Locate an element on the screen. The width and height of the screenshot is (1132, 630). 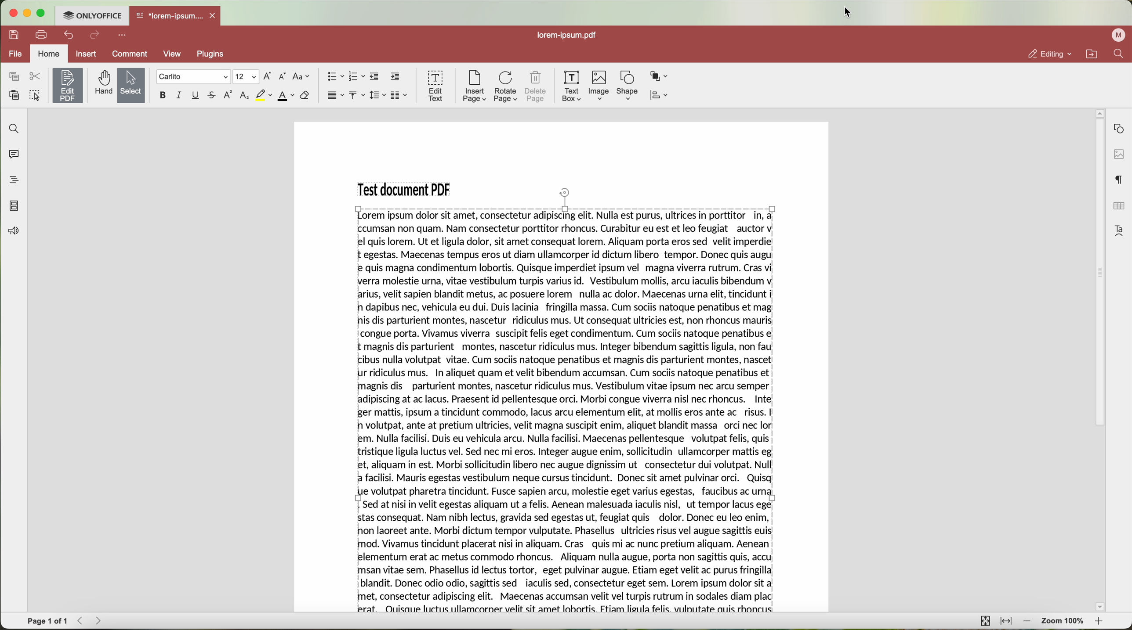
insert is located at coordinates (86, 54).